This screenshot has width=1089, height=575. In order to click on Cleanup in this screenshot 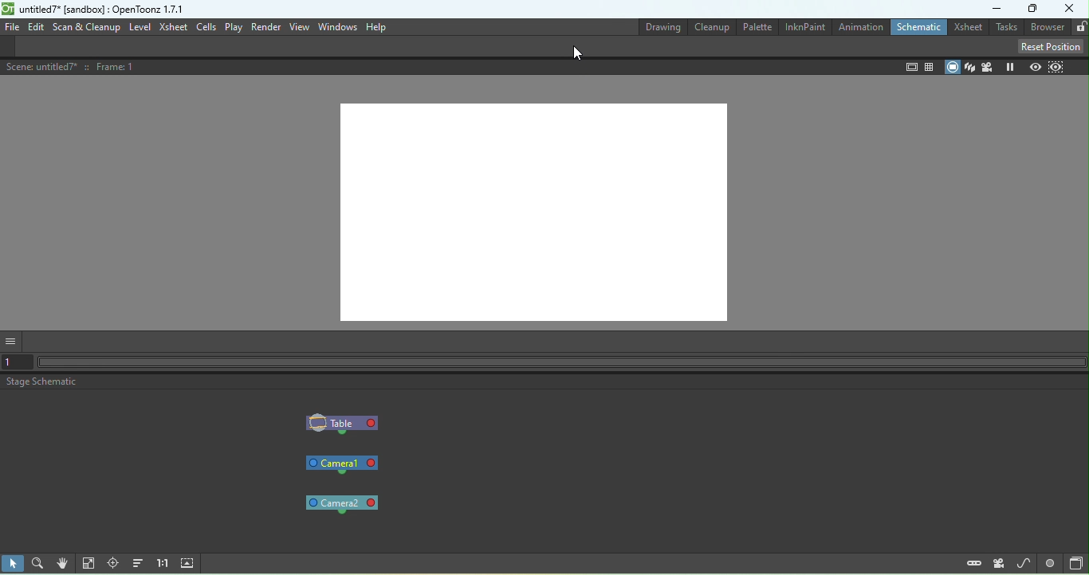, I will do `click(712, 29)`.